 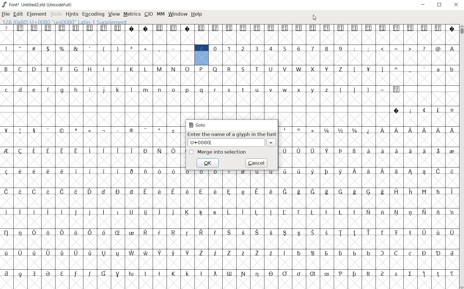 What do you see at coordinates (271, 69) in the screenshot?
I see `glyph` at bounding box center [271, 69].